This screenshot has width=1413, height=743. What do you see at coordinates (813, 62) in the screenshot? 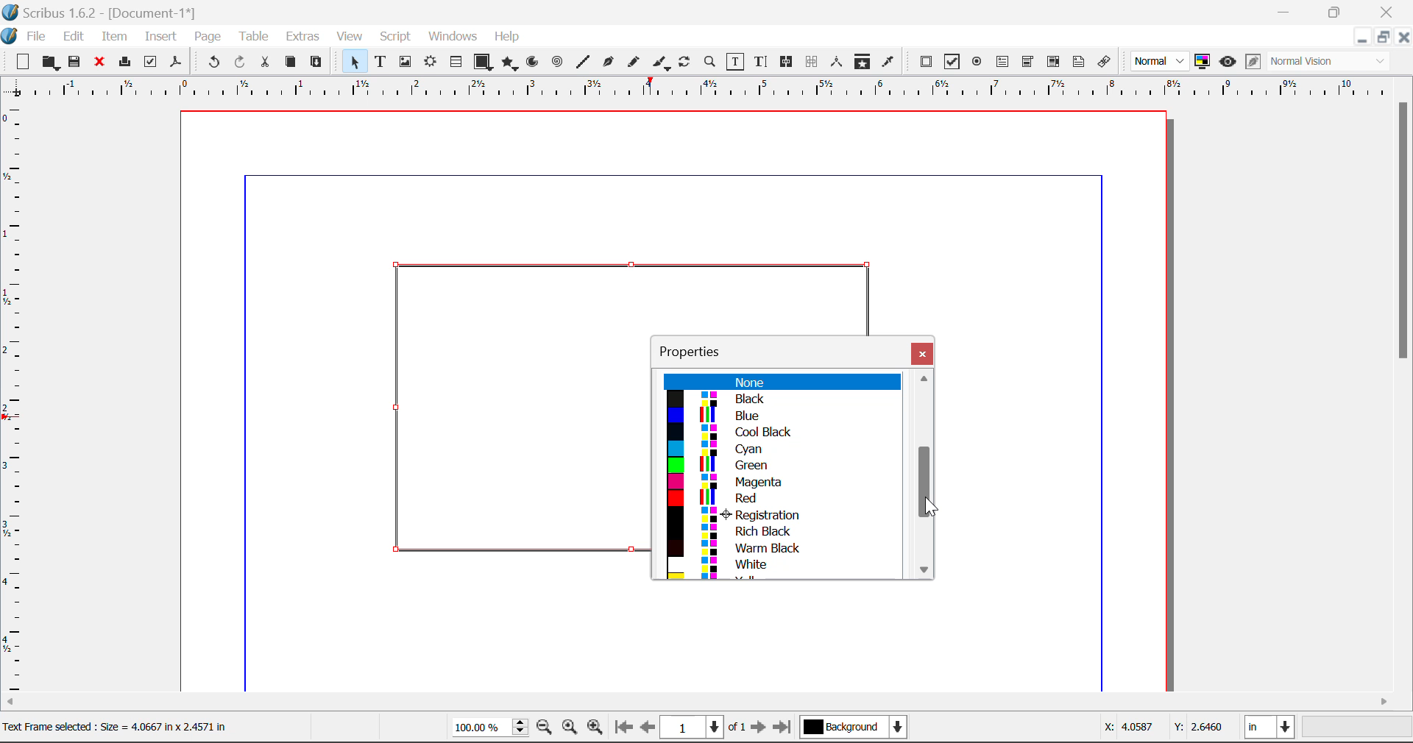
I see `Delink Frames` at bounding box center [813, 62].